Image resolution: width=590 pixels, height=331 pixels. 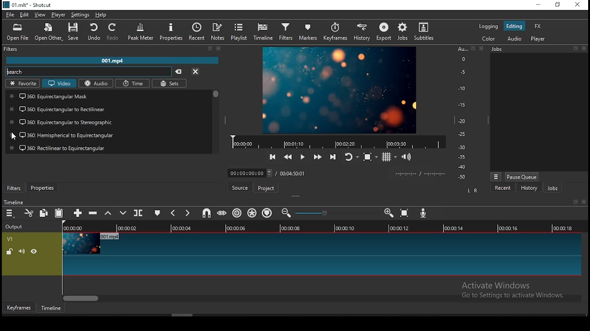 I want to click on clear search, so click(x=180, y=71).